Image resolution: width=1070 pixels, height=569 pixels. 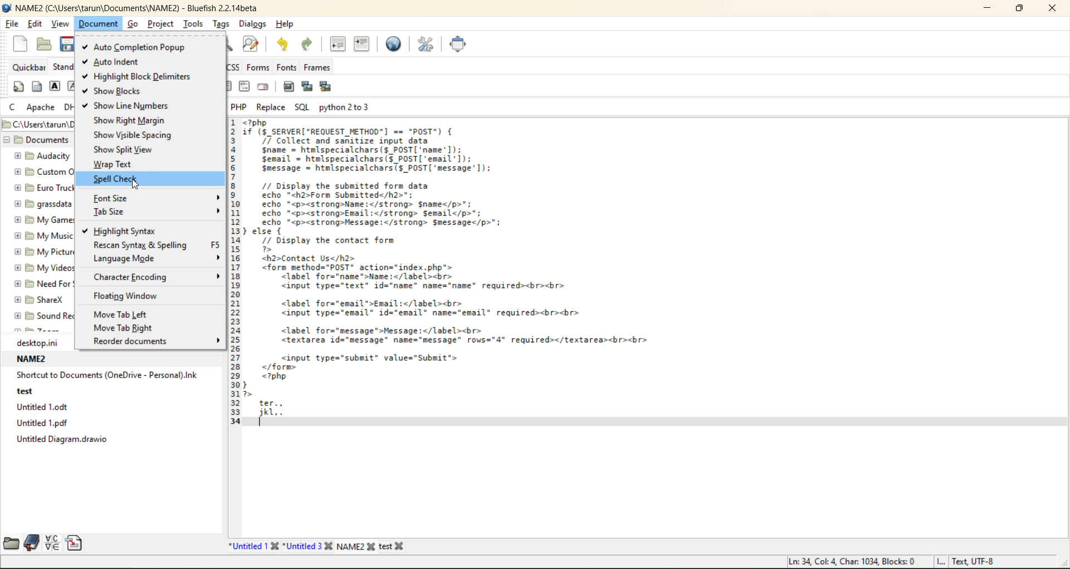 I want to click on wrap text, so click(x=118, y=165).